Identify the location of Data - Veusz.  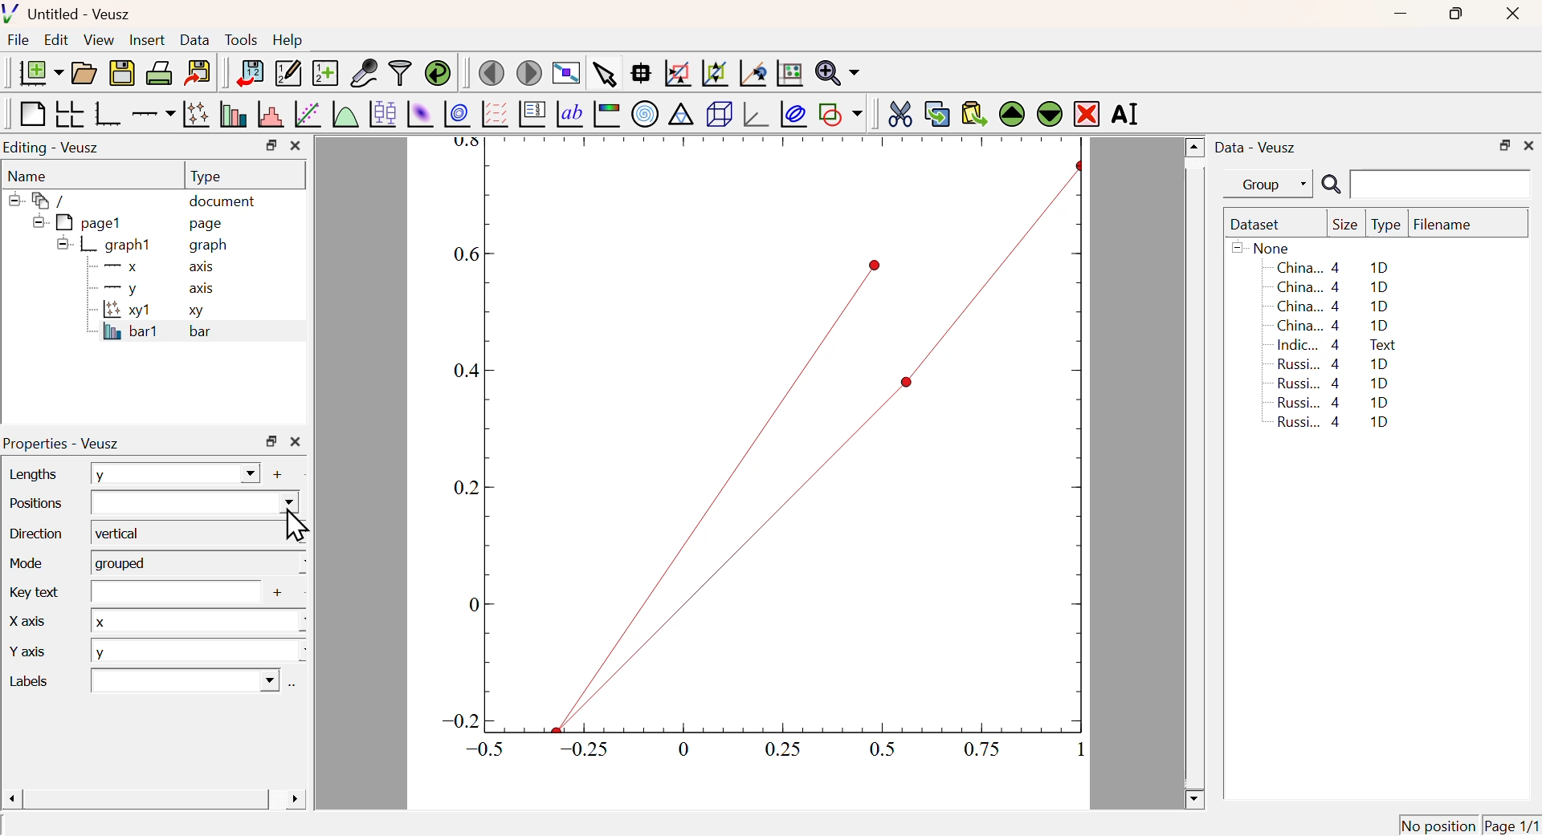
(1258, 148).